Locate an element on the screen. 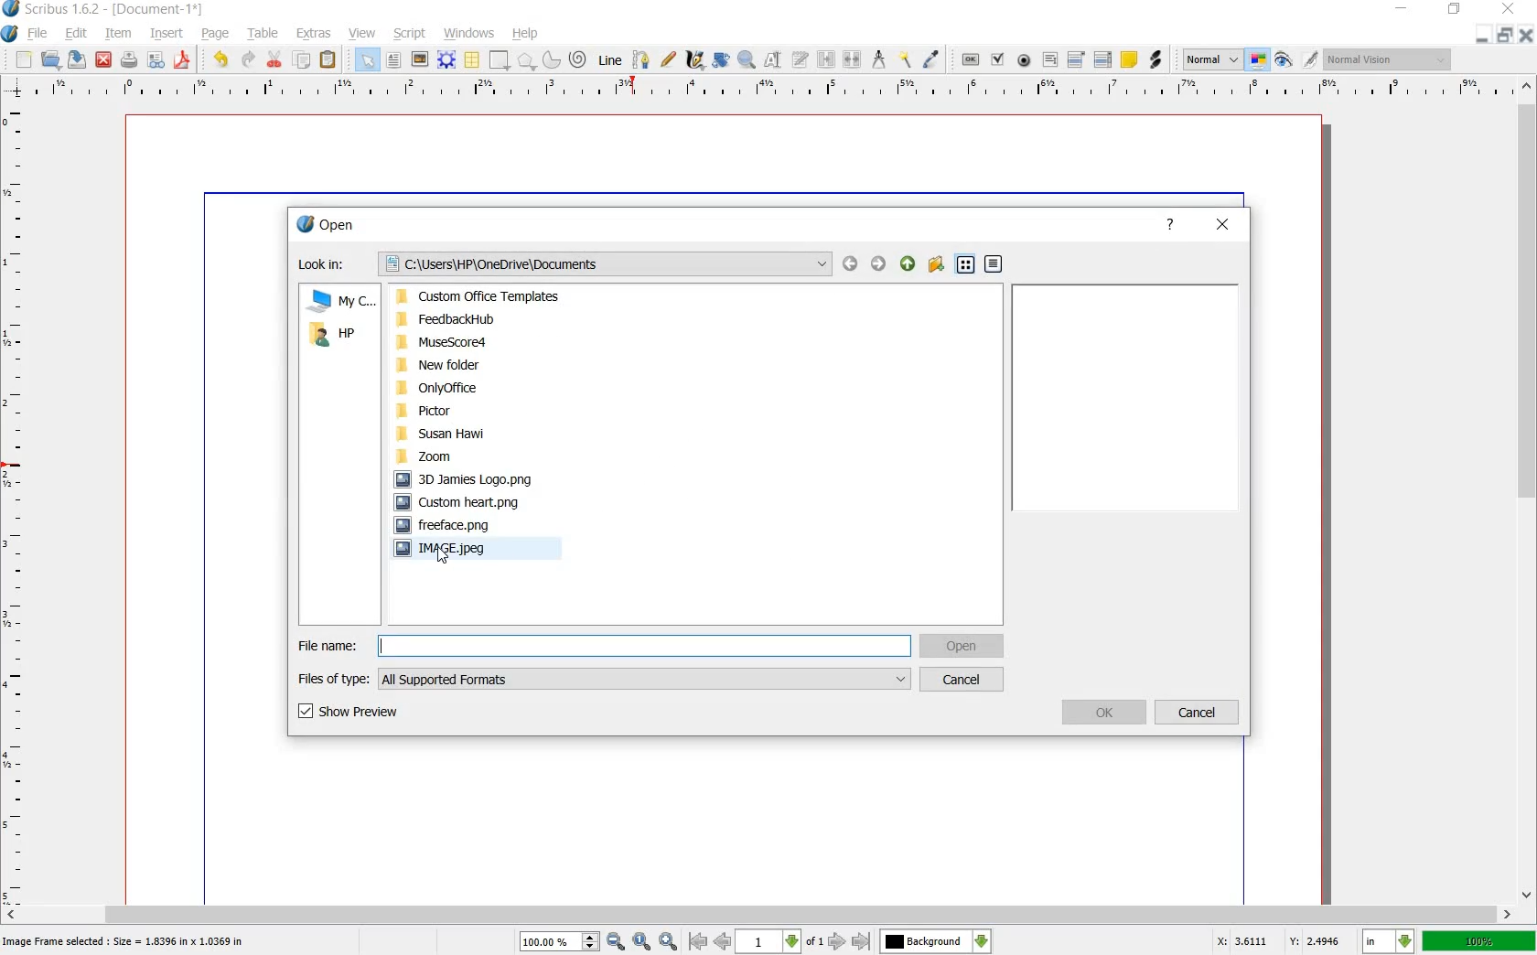  text annotation is located at coordinates (1130, 60).